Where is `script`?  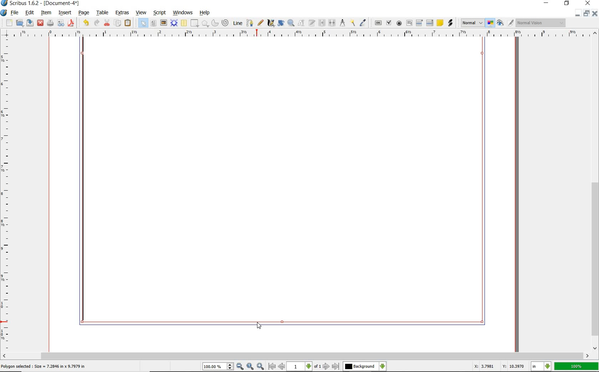
script is located at coordinates (160, 13).